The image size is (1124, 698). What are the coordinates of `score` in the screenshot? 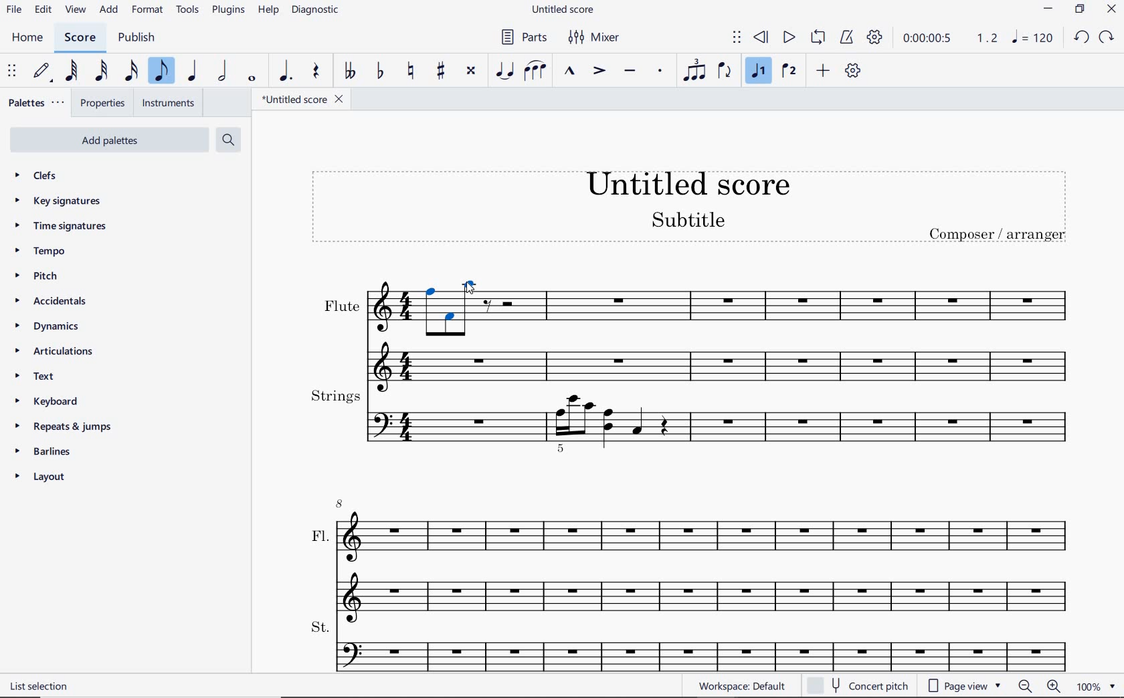 It's located at (78, 37).